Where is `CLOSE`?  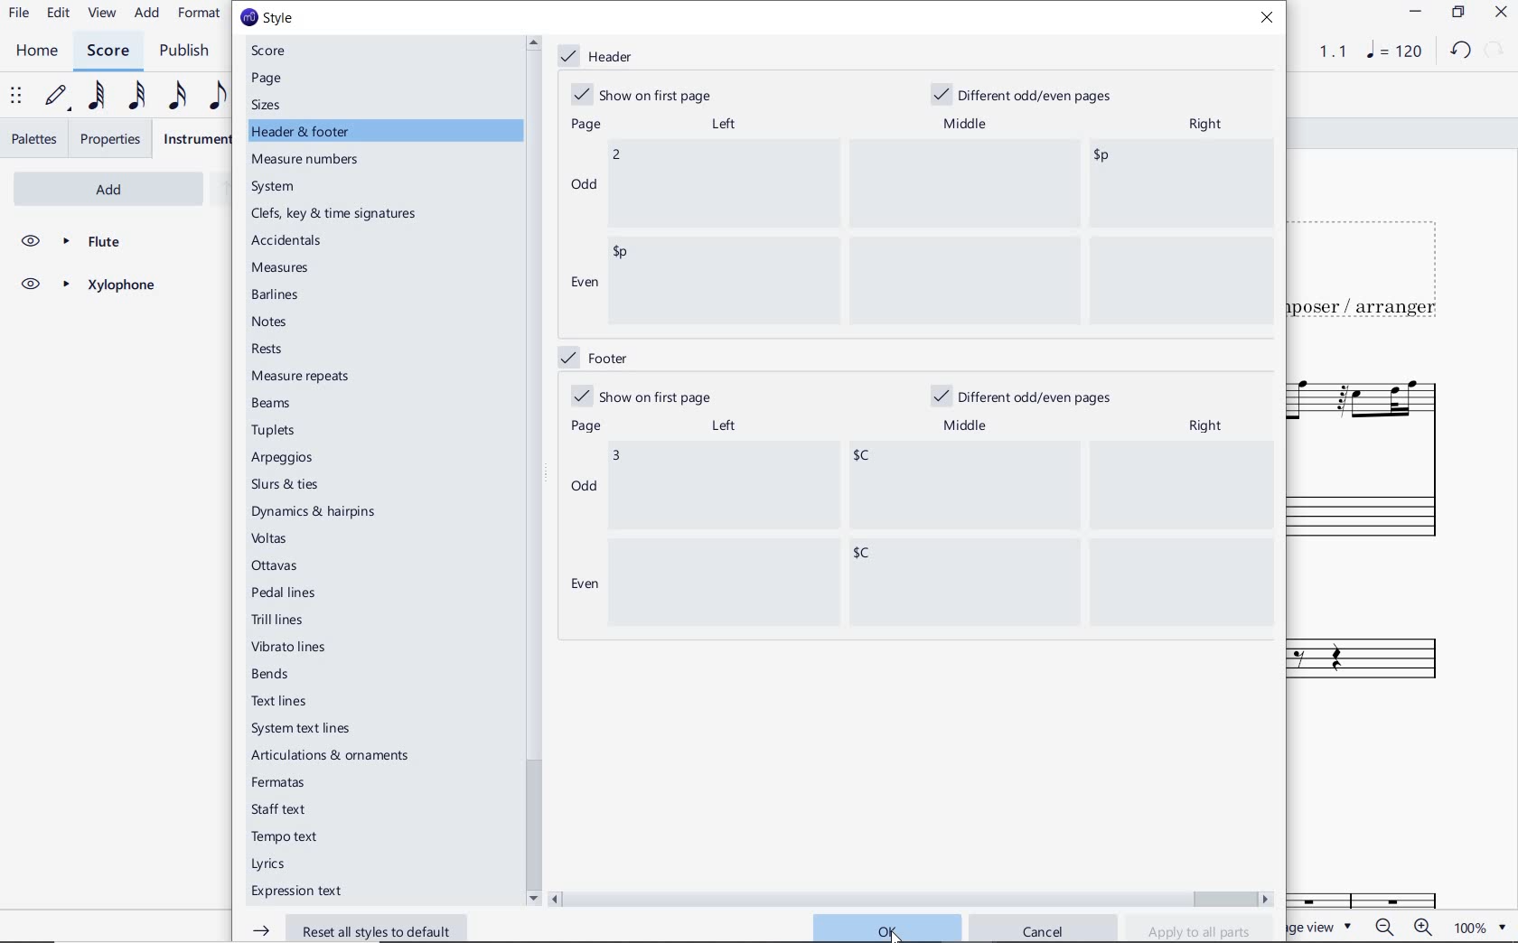 CLOSE is located at coordinates (1500, 12).